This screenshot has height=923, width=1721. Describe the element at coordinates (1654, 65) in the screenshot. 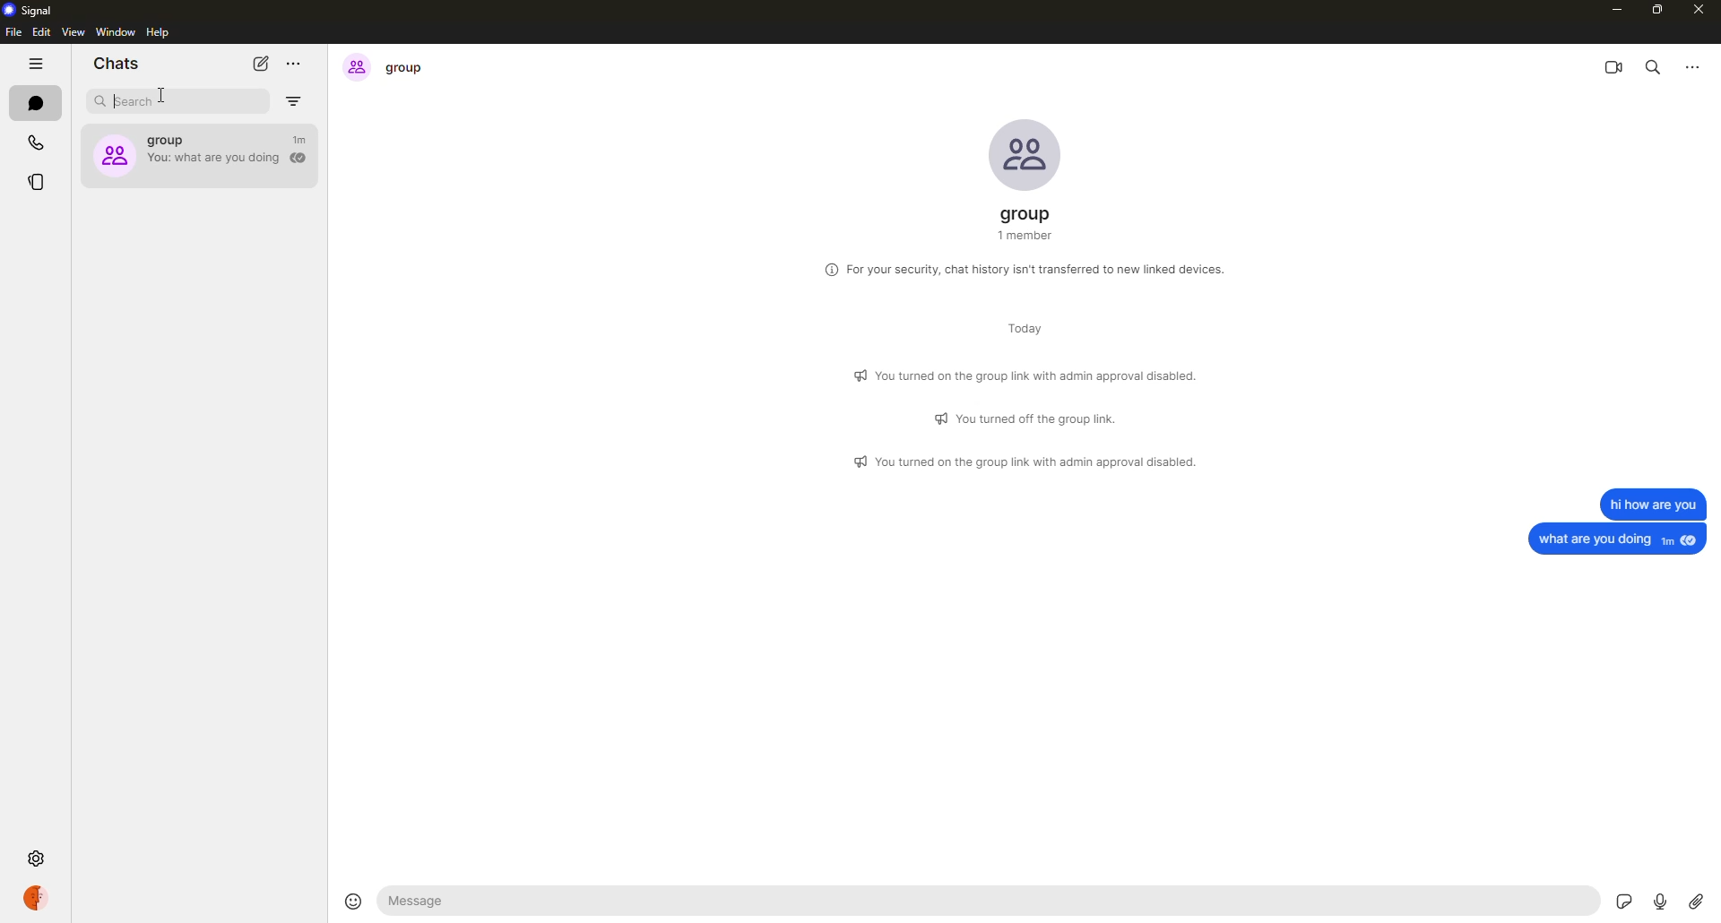

I see `search` at that location.